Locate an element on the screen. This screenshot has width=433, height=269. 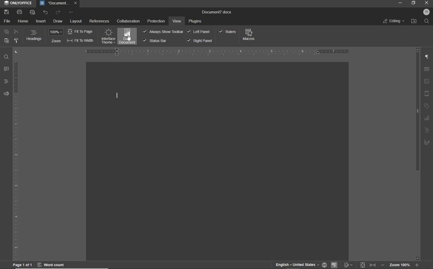
PROTECTION is located at coordinates (157, 22).